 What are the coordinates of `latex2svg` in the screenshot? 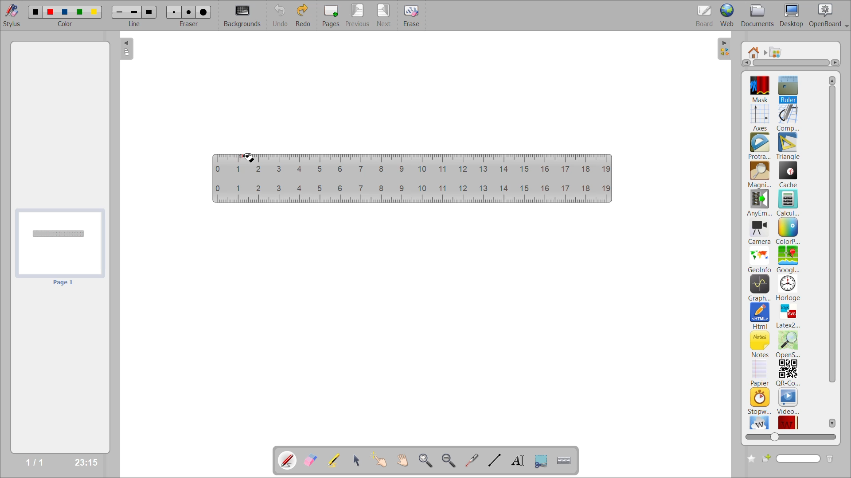 It's located at (788, 316).